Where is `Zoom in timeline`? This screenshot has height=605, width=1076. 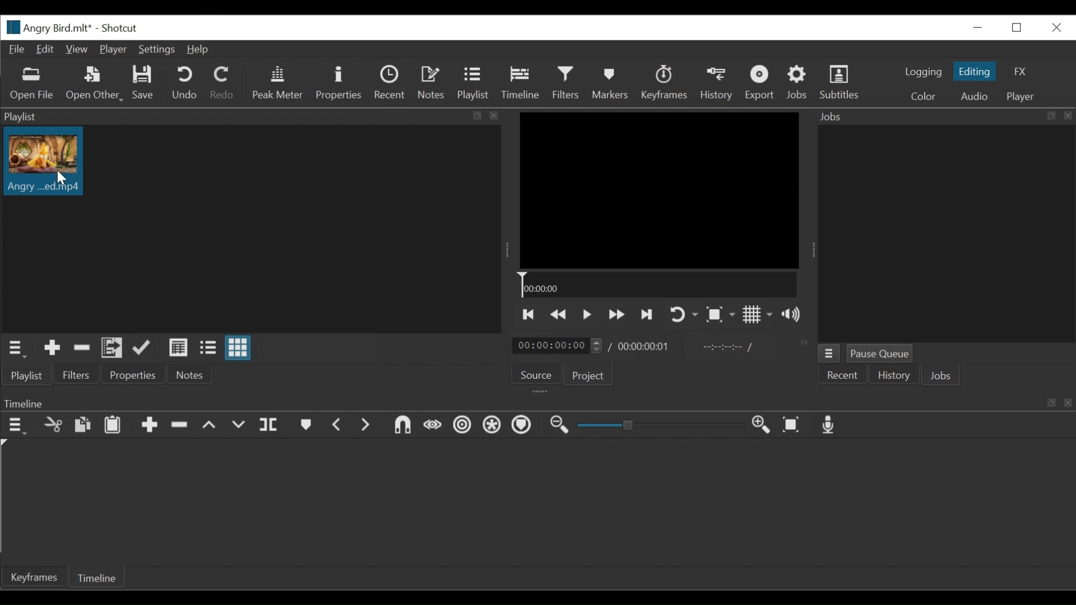
Zoom in timeline is located at coordinates (763, 426).